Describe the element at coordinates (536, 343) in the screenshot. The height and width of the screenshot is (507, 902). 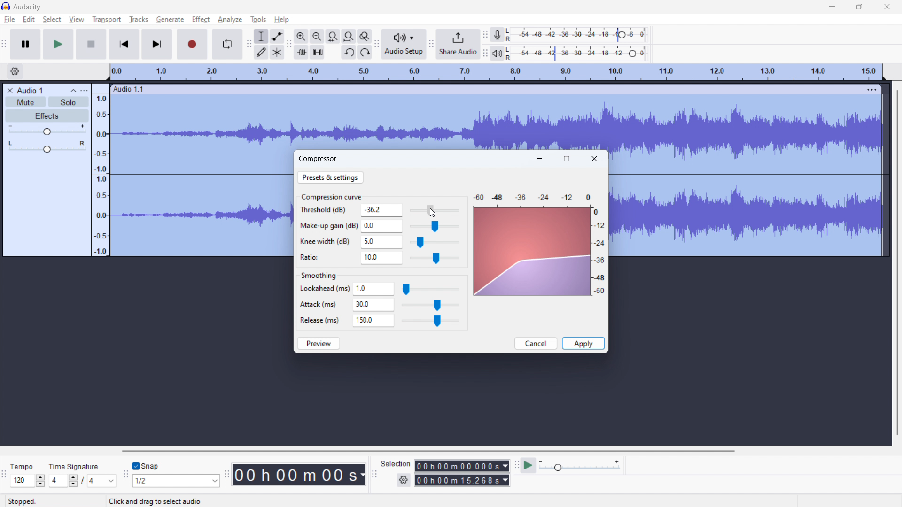
I see `cancel` at that location.